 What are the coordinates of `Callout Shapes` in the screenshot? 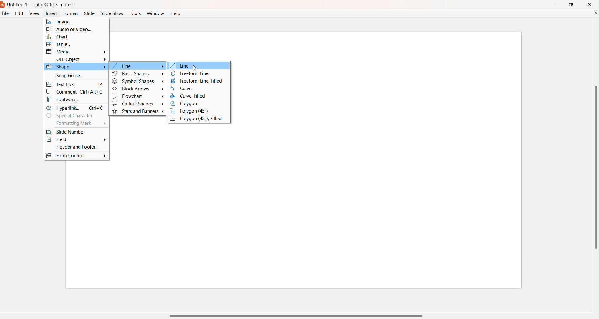 It's located at (138, 104).